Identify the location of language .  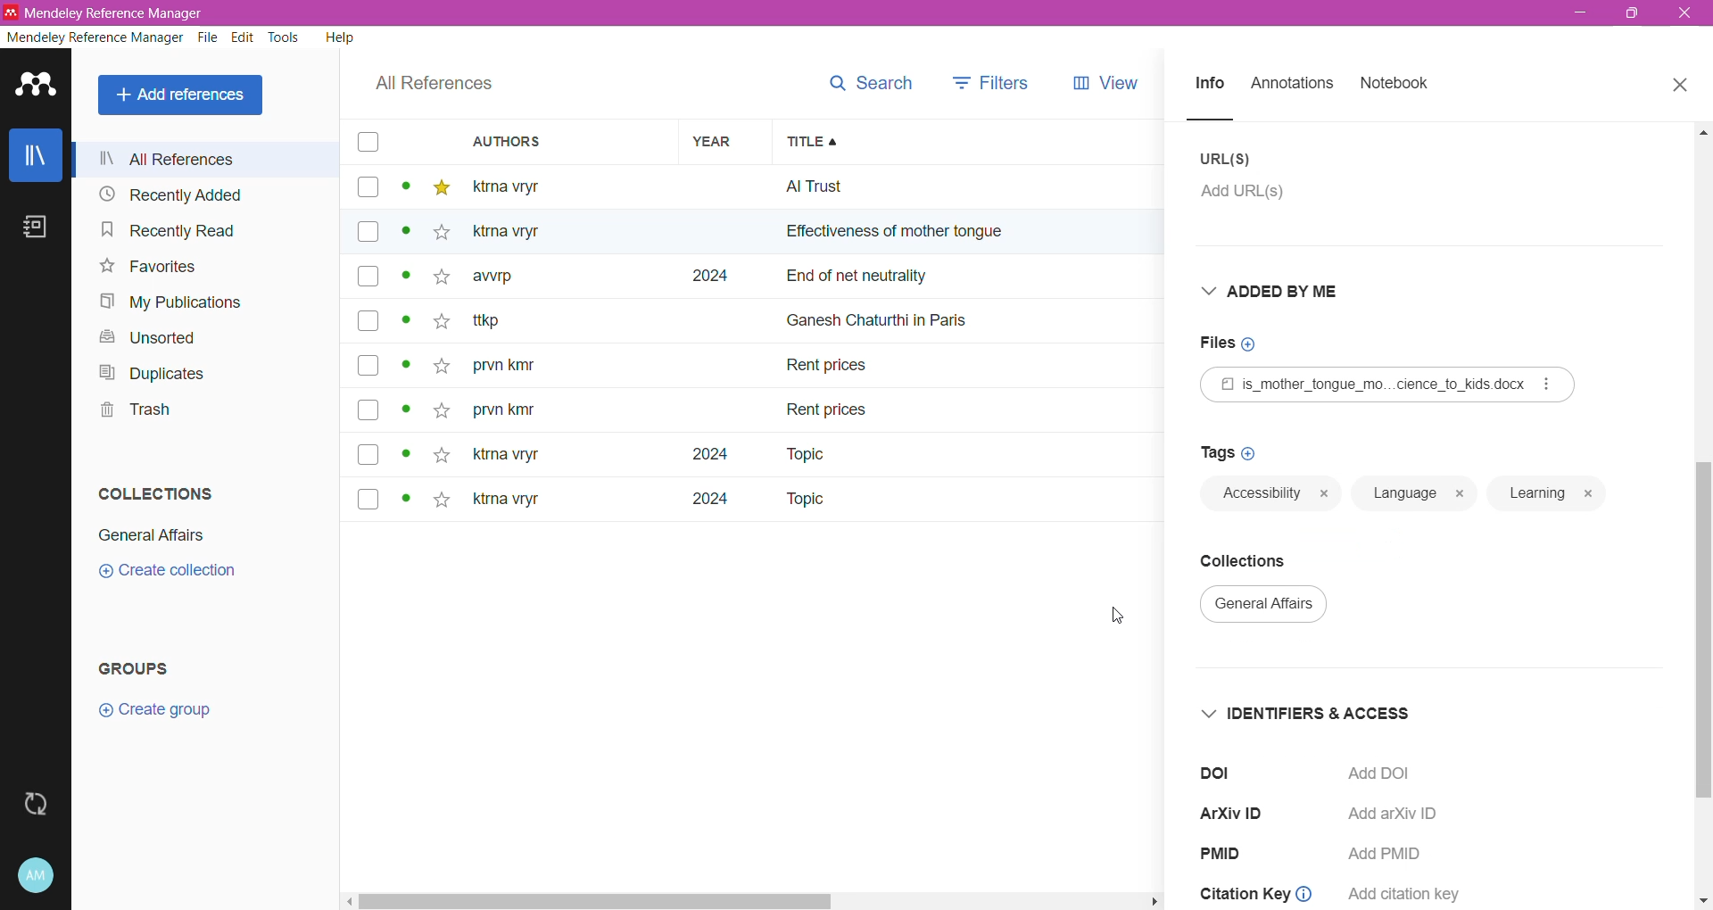
(1398, 491).